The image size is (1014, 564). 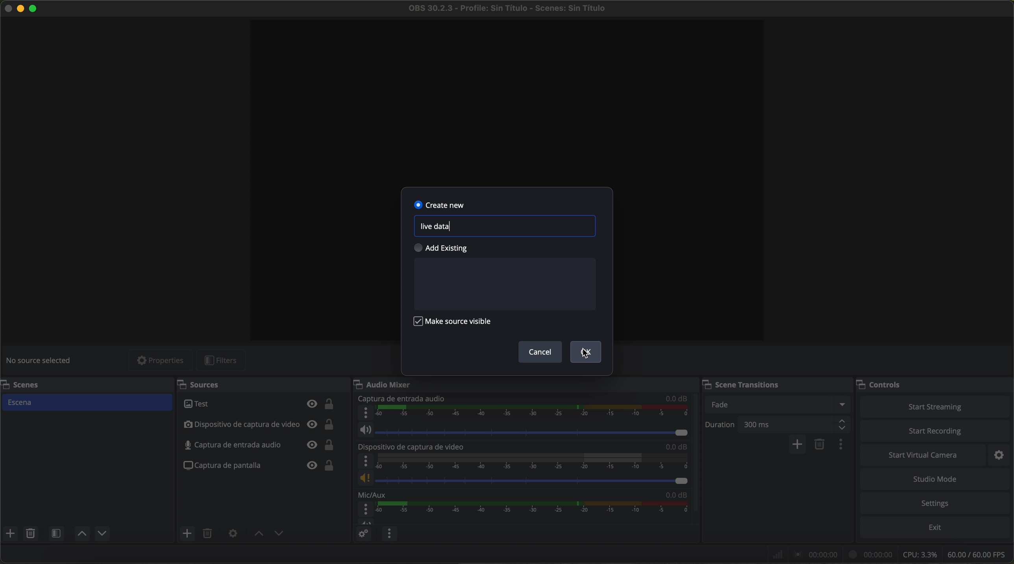 I want to click on remove selected scene, so click(x=820, y=445).